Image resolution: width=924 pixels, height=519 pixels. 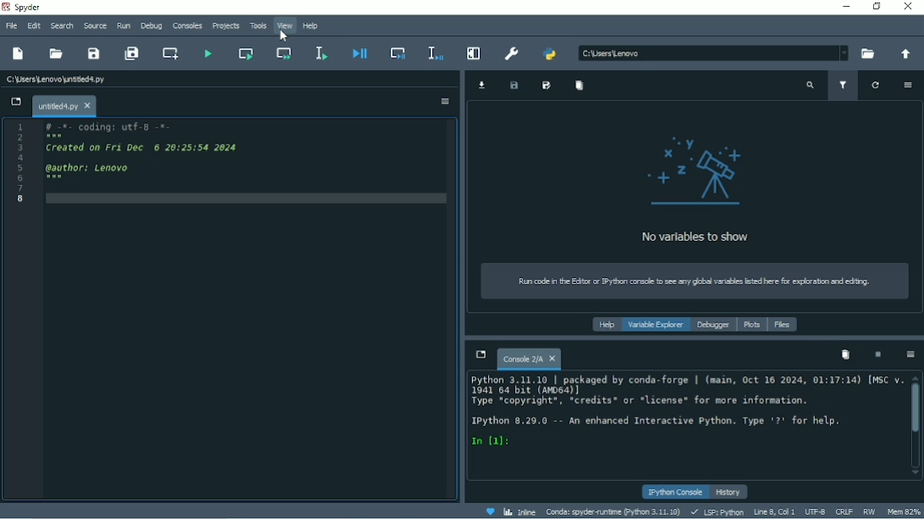 I want to click on Run, so click(x=124, y=25).